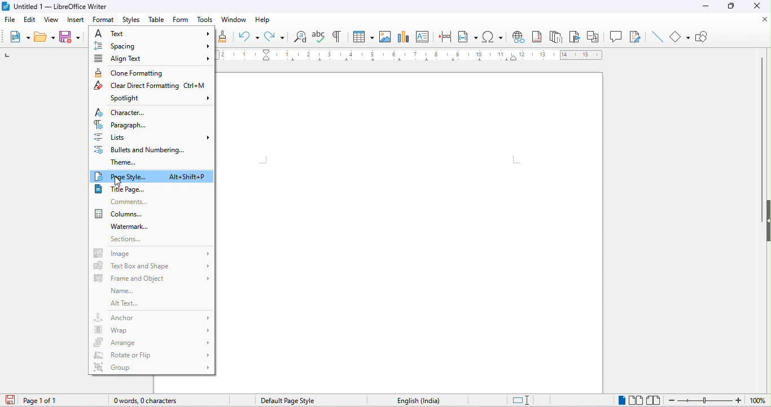 The image size is (771, 407). Describe the element at coordinates (145, 86) in the screenshot. I see `clear direct formatting` at that location.